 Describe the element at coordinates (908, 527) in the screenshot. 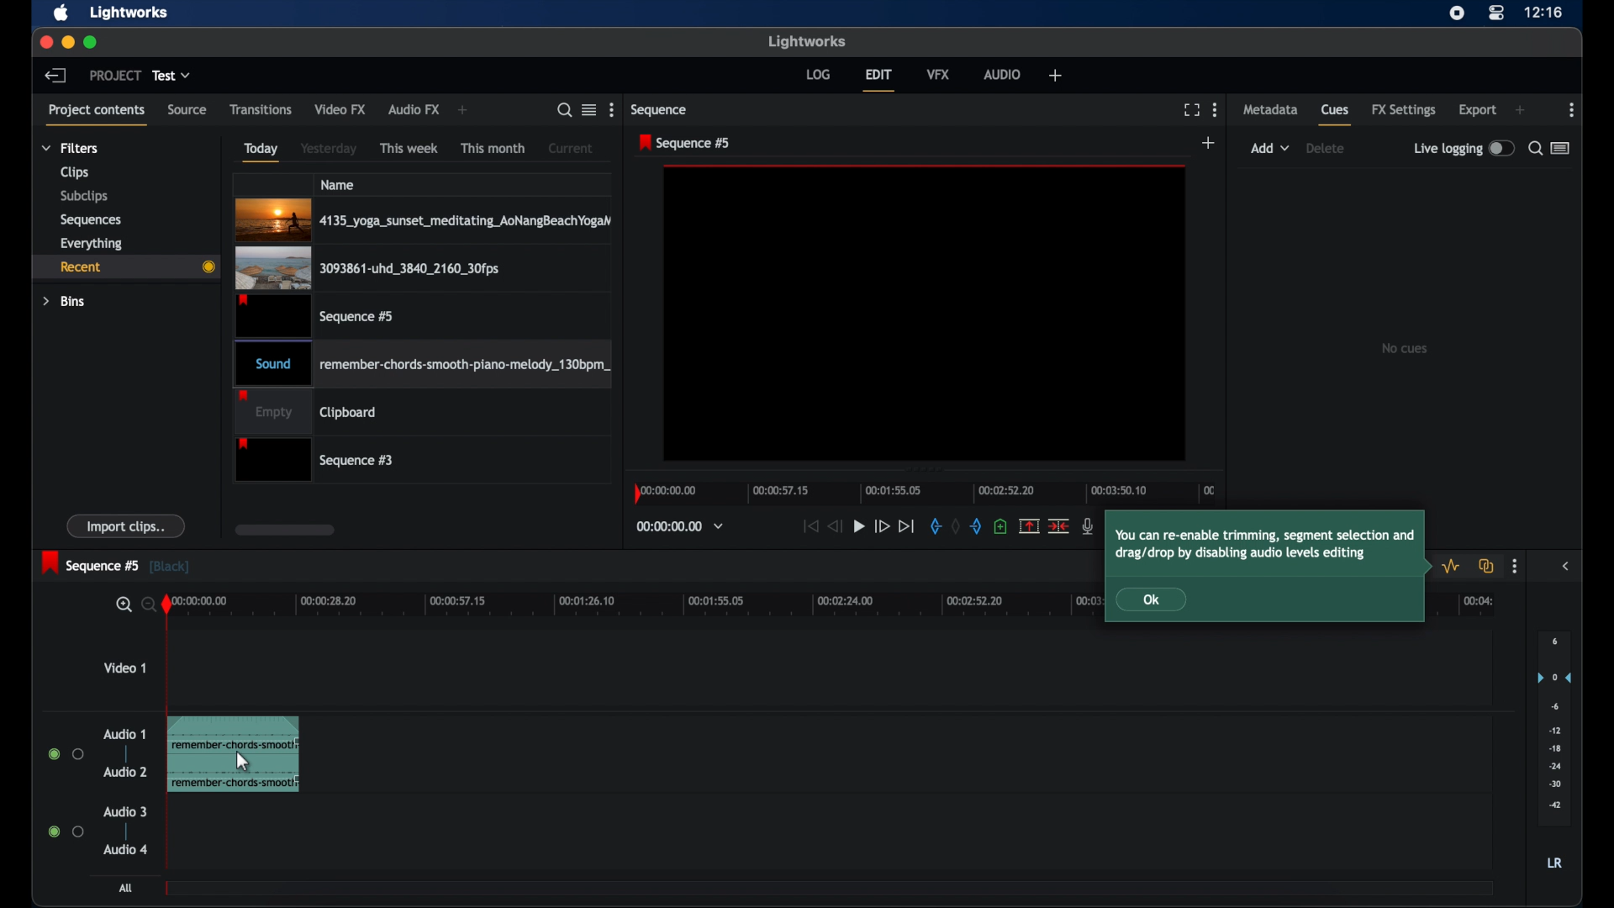

I see `jump to end` at that location.